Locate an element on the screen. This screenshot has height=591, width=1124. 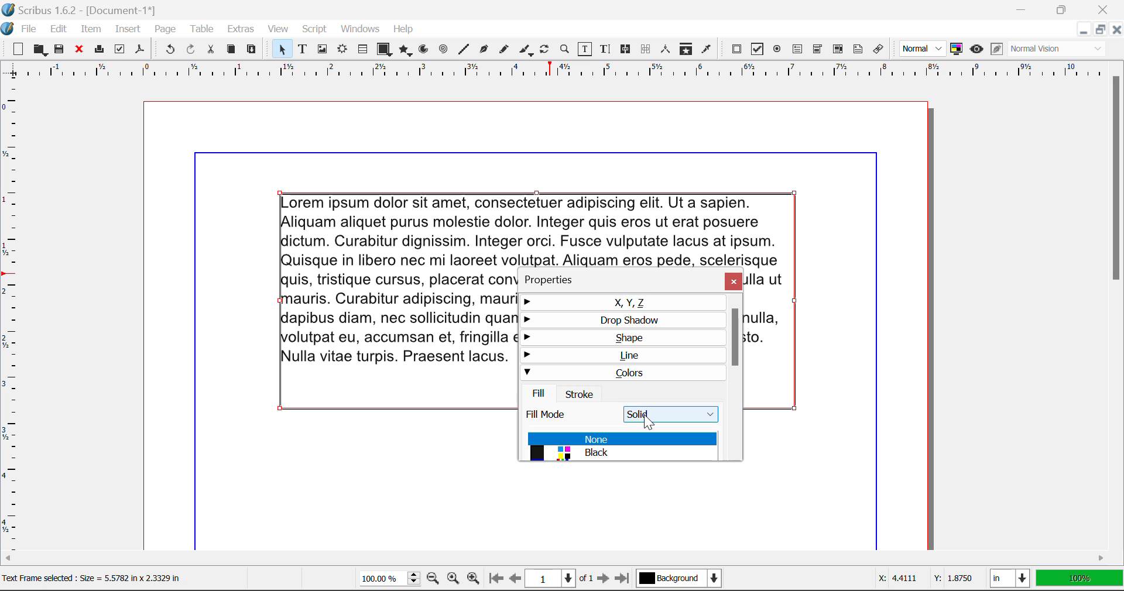
Next Page is located at coordinates (603, 579).